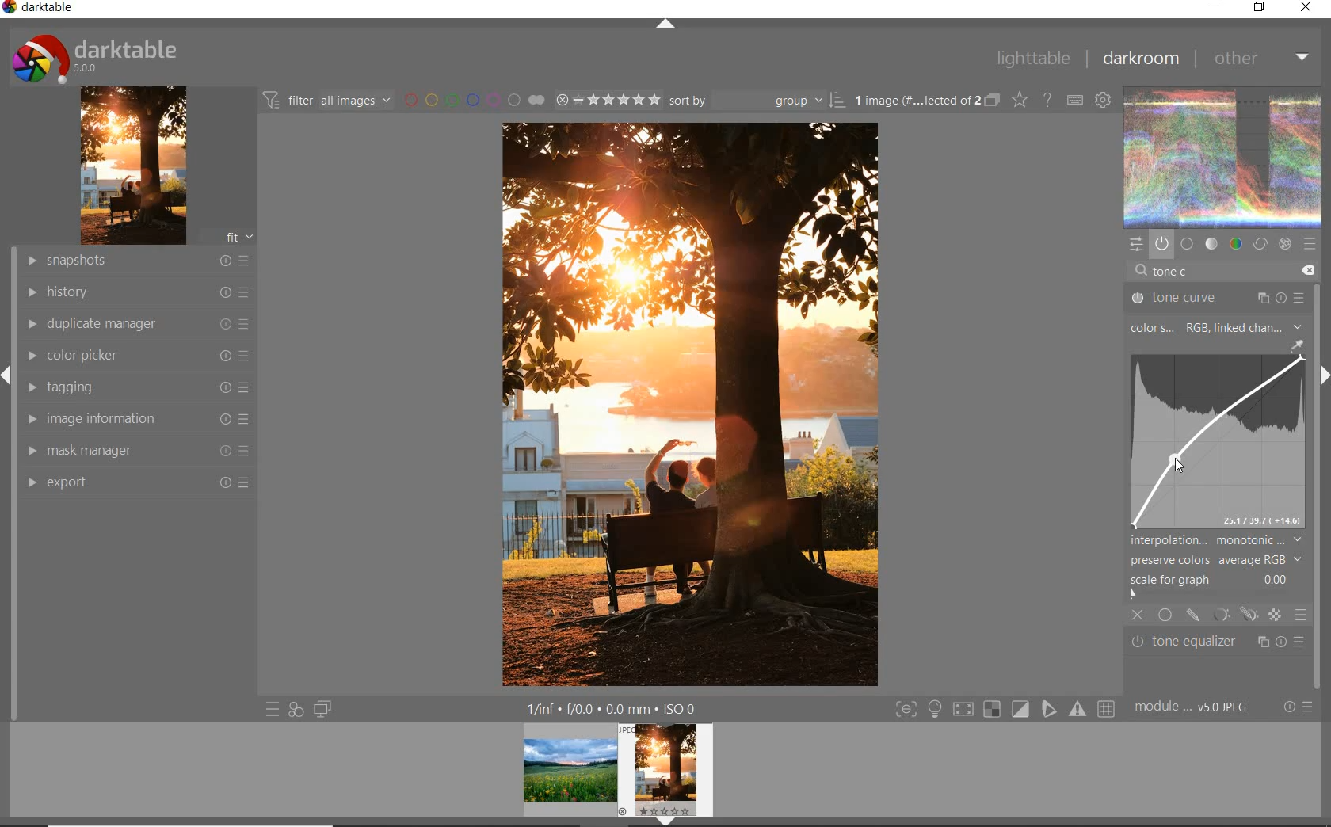 This screenshot has width=1331, height=827. Describe the element at coordinates (612, 770) in the screenshot. I see `Image preview` at that location.